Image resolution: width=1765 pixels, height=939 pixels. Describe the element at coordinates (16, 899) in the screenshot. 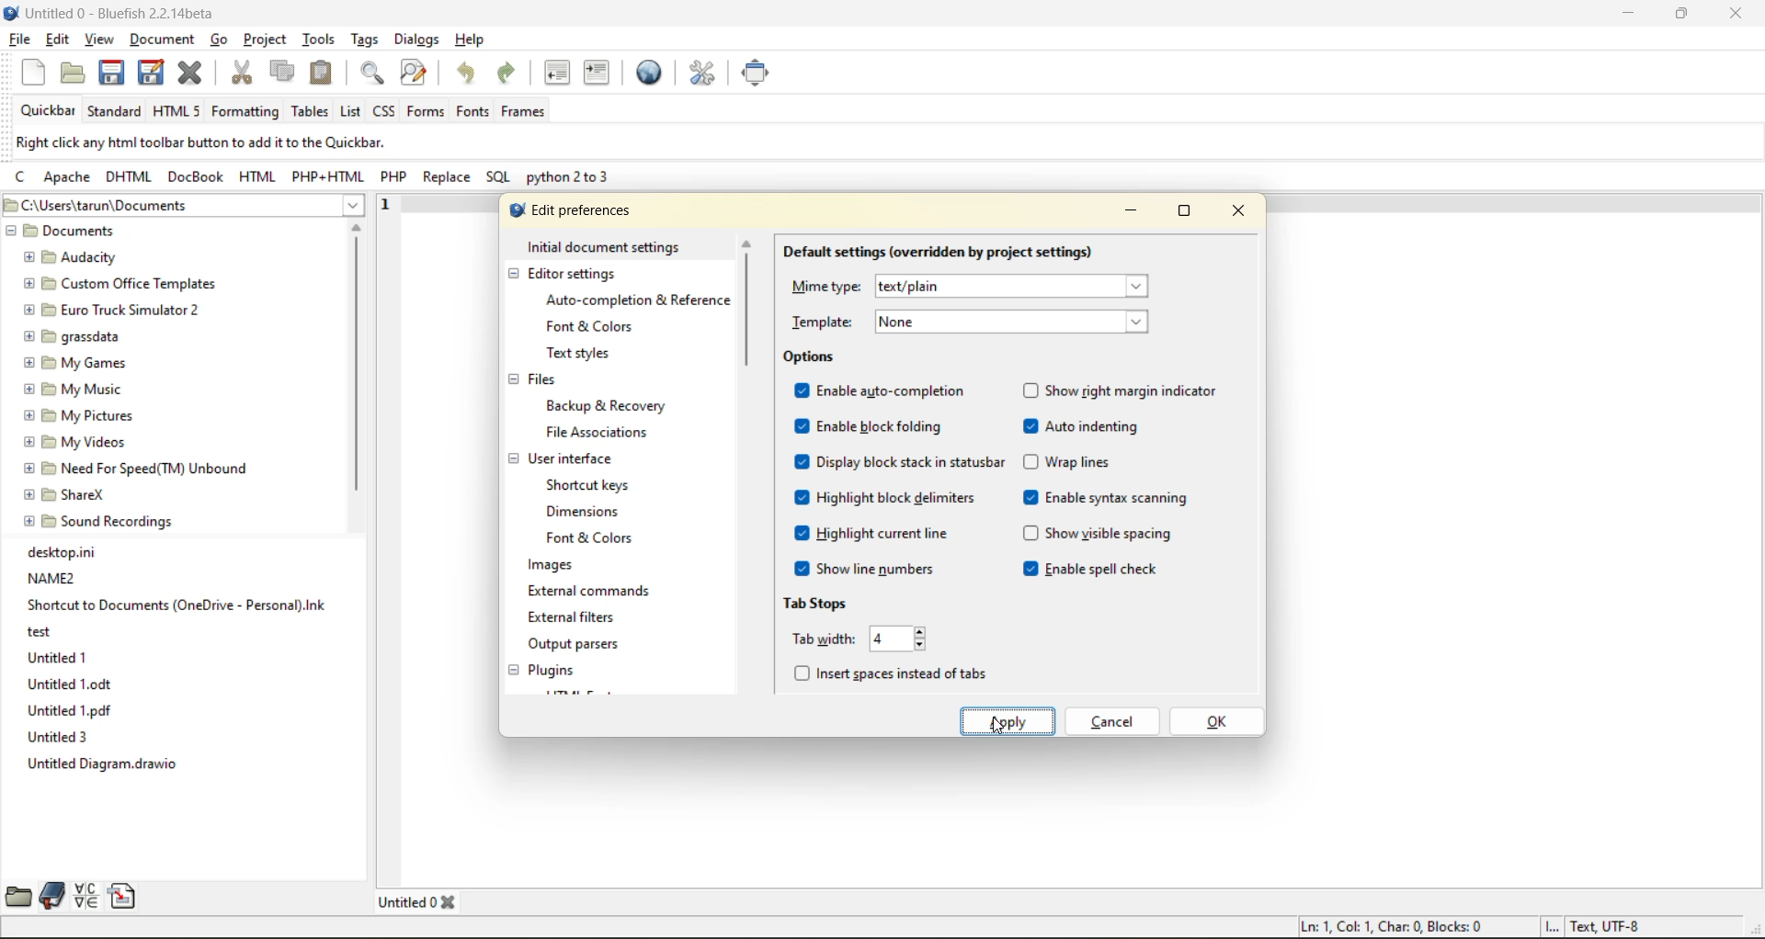

I see `file browser` at that location.